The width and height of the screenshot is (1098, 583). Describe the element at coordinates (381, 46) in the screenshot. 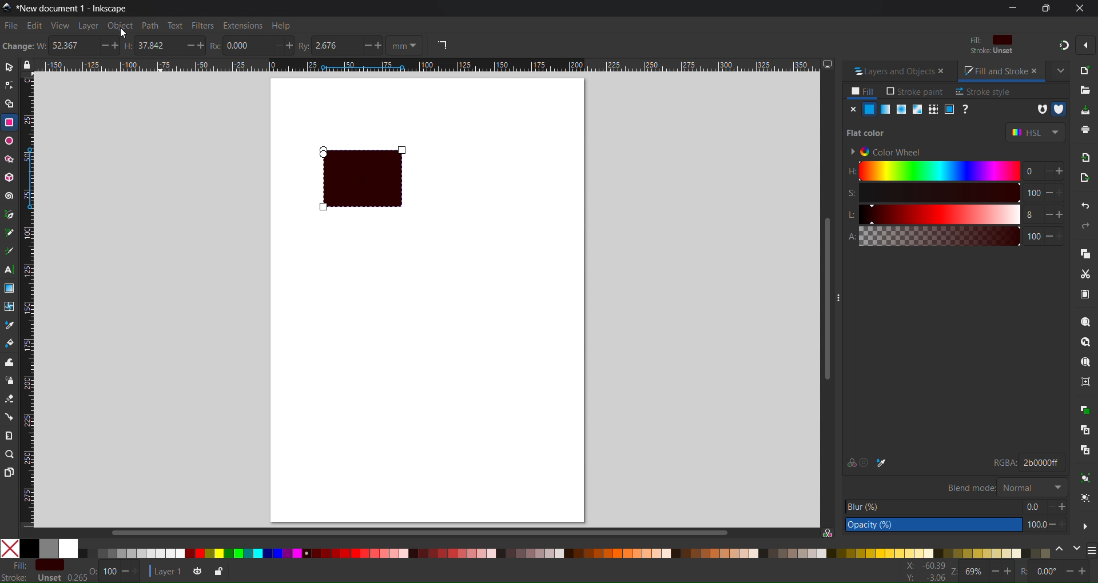

I see `Maximize radius` at that location.